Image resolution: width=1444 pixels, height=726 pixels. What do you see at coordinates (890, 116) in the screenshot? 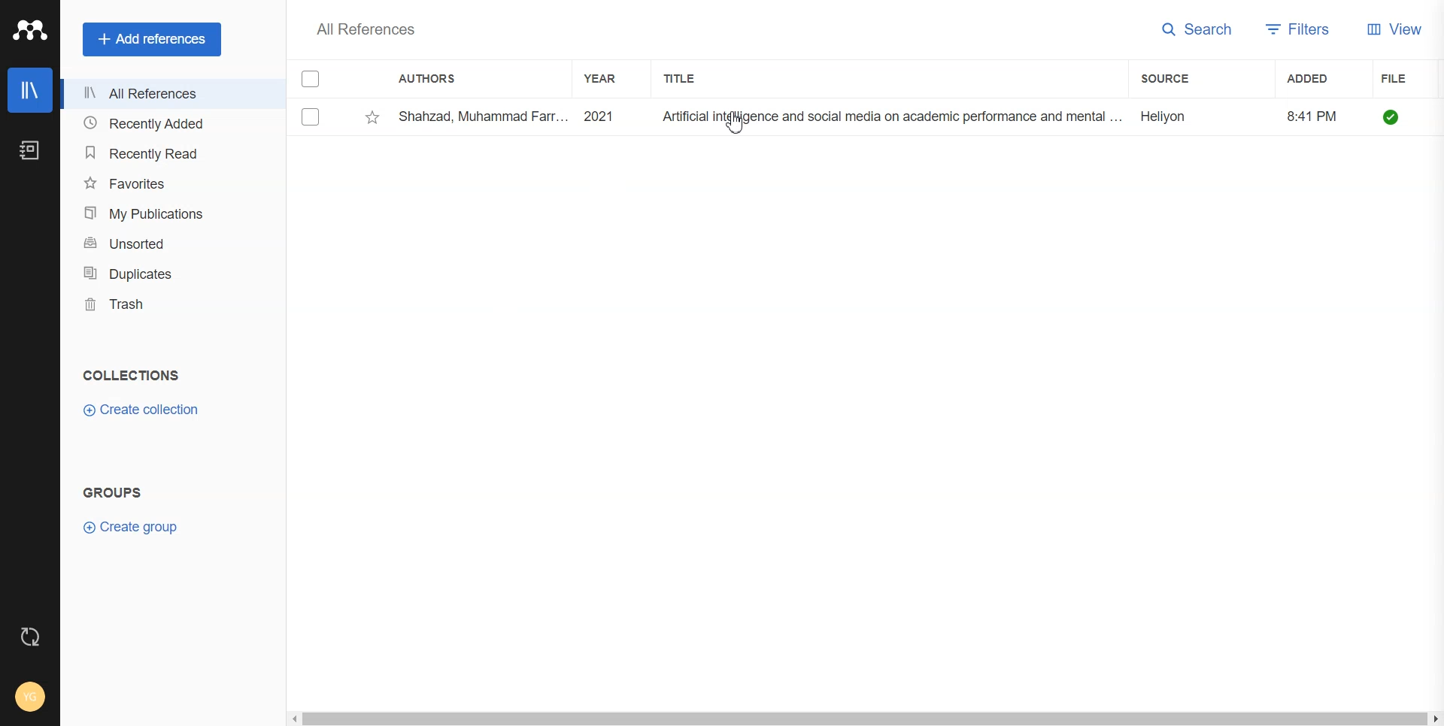
I see `Artificial Intelligence and social media on academic performance and mental...` at bounding box center [890, 116].